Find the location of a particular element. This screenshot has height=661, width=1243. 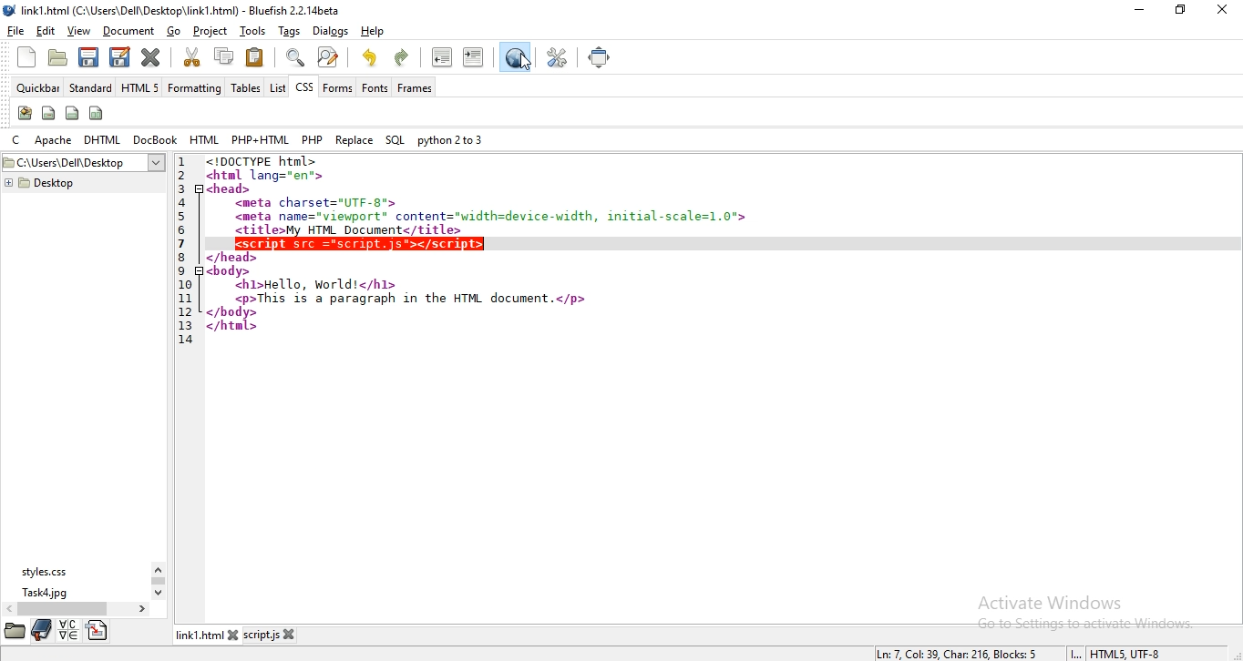

3 is located at coordinates (183, 189).